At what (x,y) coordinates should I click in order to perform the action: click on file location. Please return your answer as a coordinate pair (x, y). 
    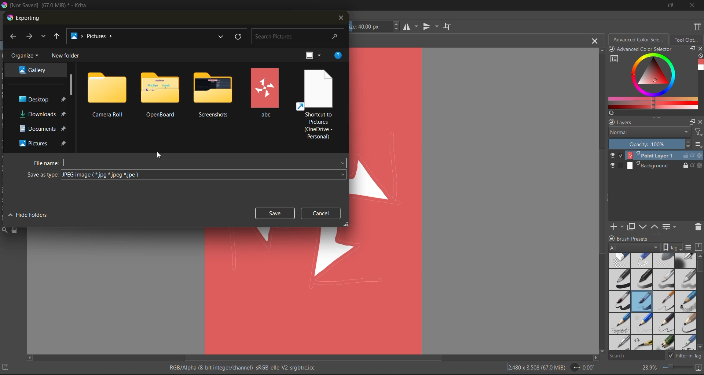
    Looking at the image, I should click on (141, 36).